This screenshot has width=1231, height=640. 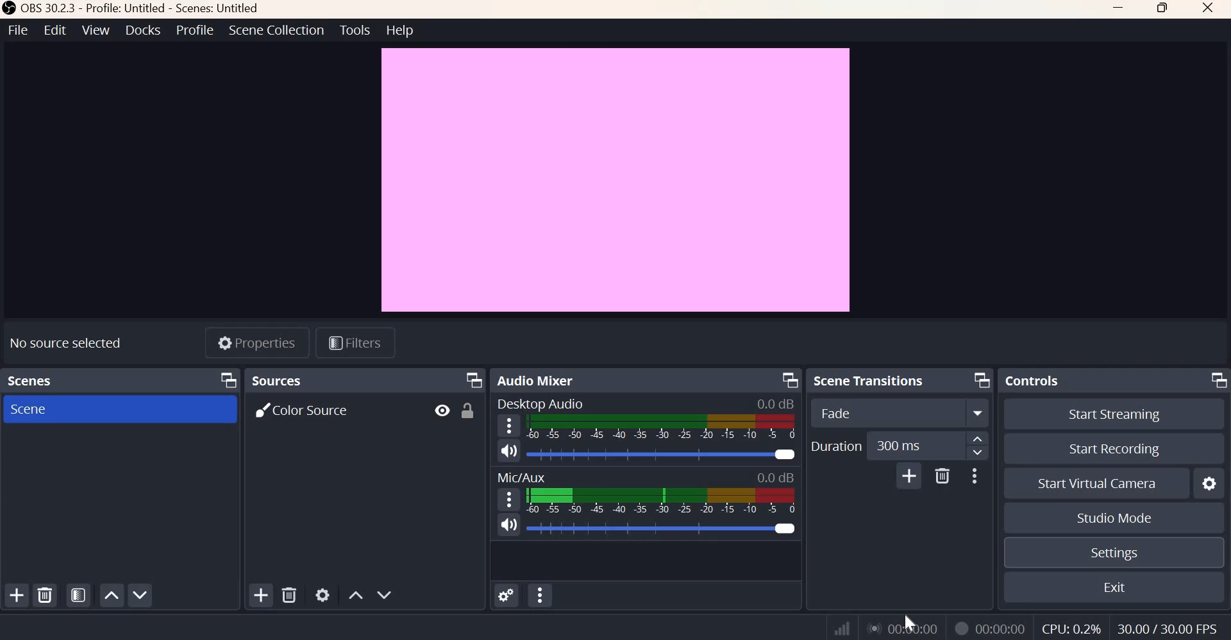 I want to click on View, so click(x=96, y=31).